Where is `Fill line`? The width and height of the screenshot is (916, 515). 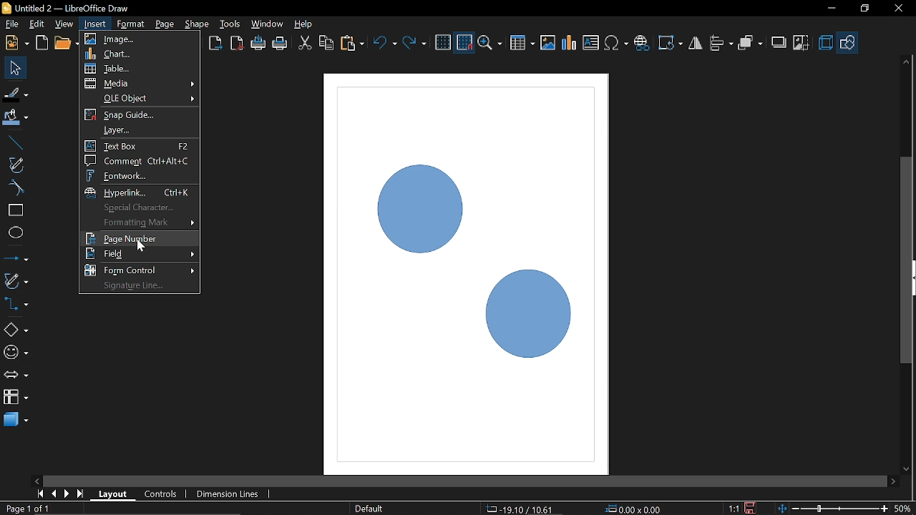 Fill line is located at coordinates (16, 94).